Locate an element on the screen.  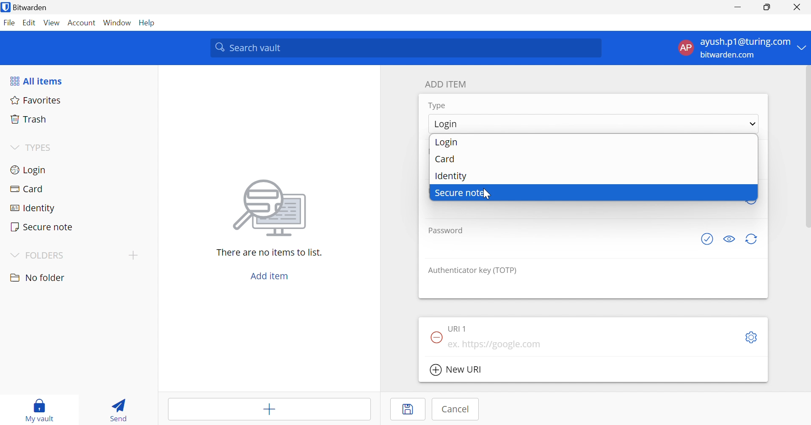
Add item is located at coordinates (269, 276).